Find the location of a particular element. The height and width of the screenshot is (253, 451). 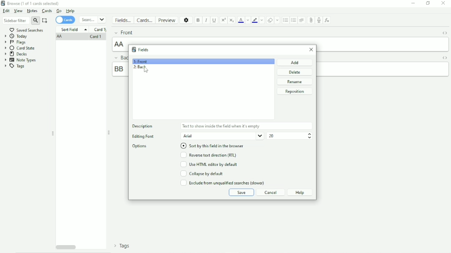

Subscript is located at coordinates (232, 20).